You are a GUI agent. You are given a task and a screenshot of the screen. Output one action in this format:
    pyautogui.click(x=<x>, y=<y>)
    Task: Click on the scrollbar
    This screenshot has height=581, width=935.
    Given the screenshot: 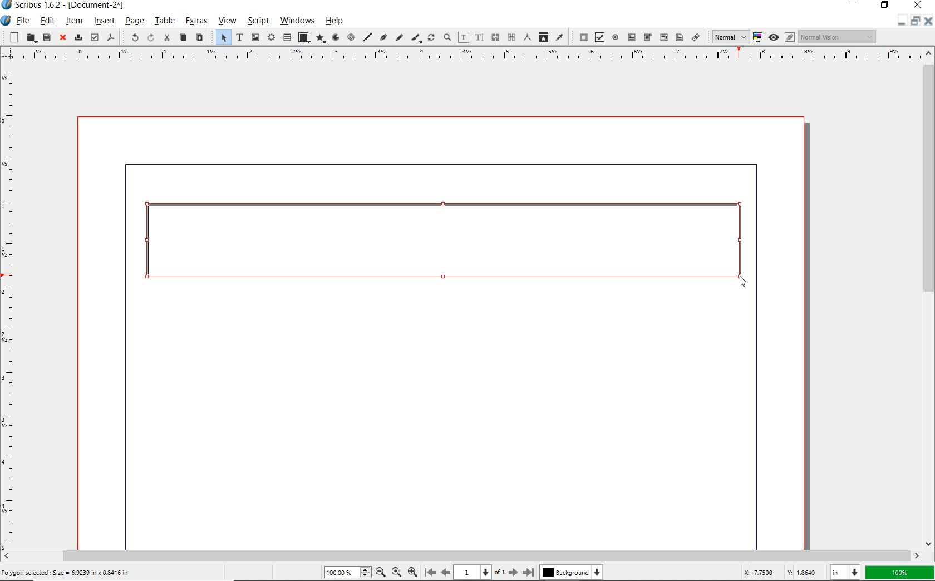 What is the action you would take?
    pyautogui.click(x=929, y=298)
    